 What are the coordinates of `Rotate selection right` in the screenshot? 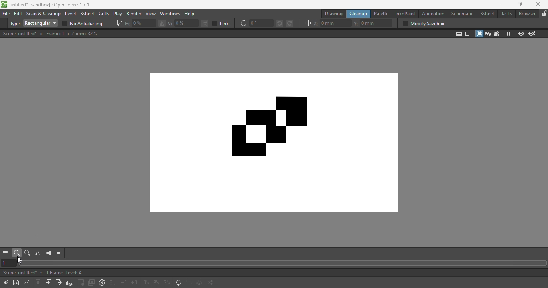 It's located at (290, 24).